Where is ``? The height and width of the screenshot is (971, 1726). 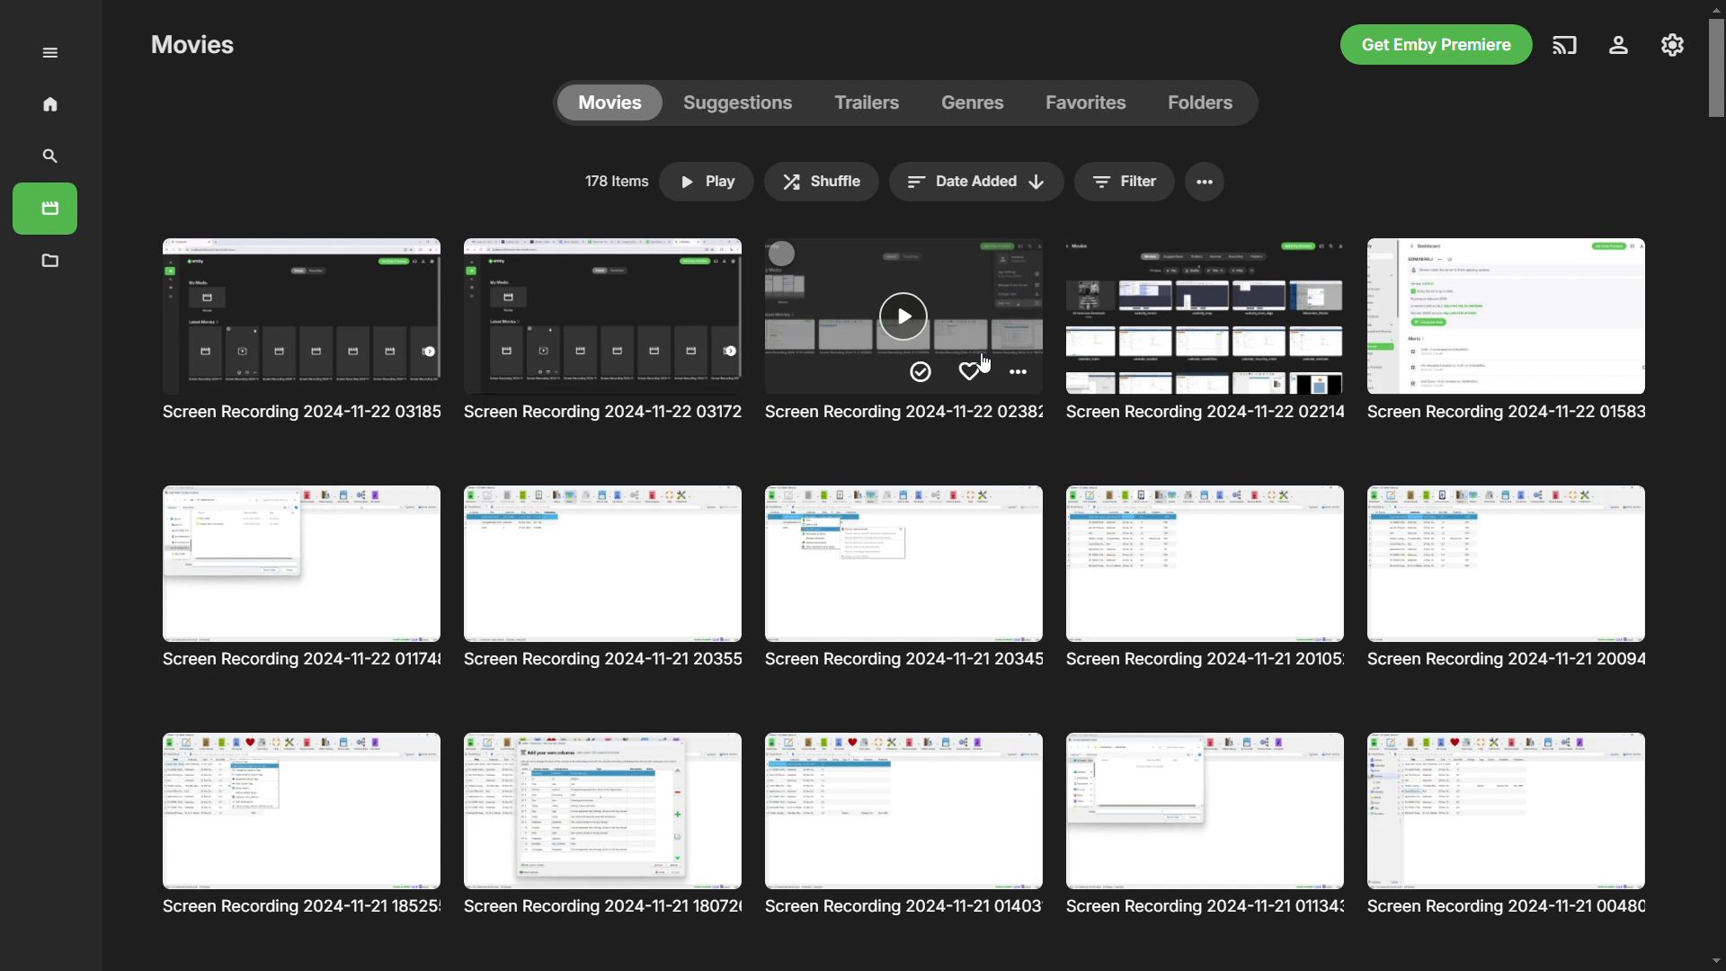  is located at coordinates (1507, 578).